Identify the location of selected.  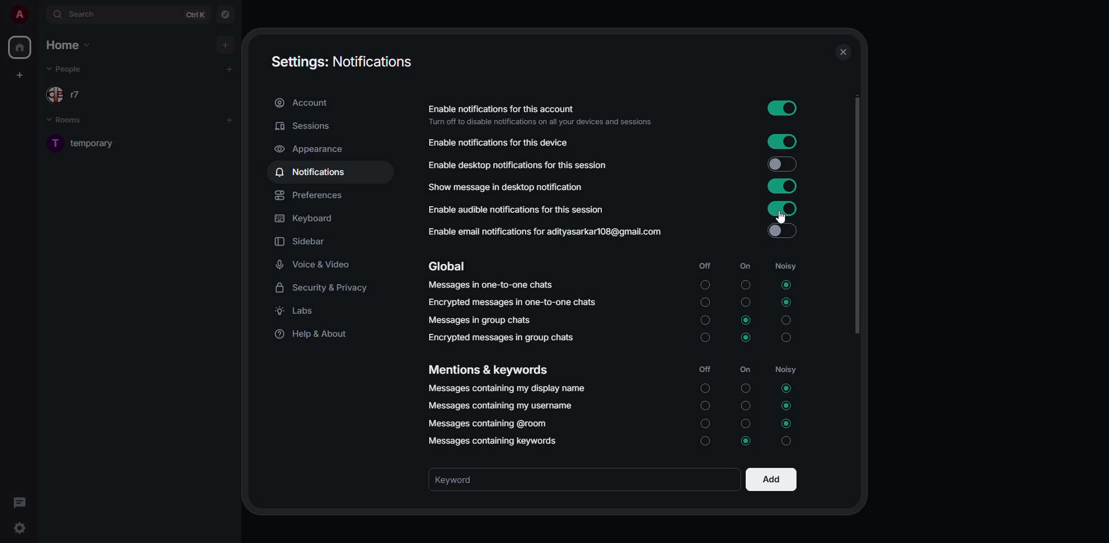
(786, 285).